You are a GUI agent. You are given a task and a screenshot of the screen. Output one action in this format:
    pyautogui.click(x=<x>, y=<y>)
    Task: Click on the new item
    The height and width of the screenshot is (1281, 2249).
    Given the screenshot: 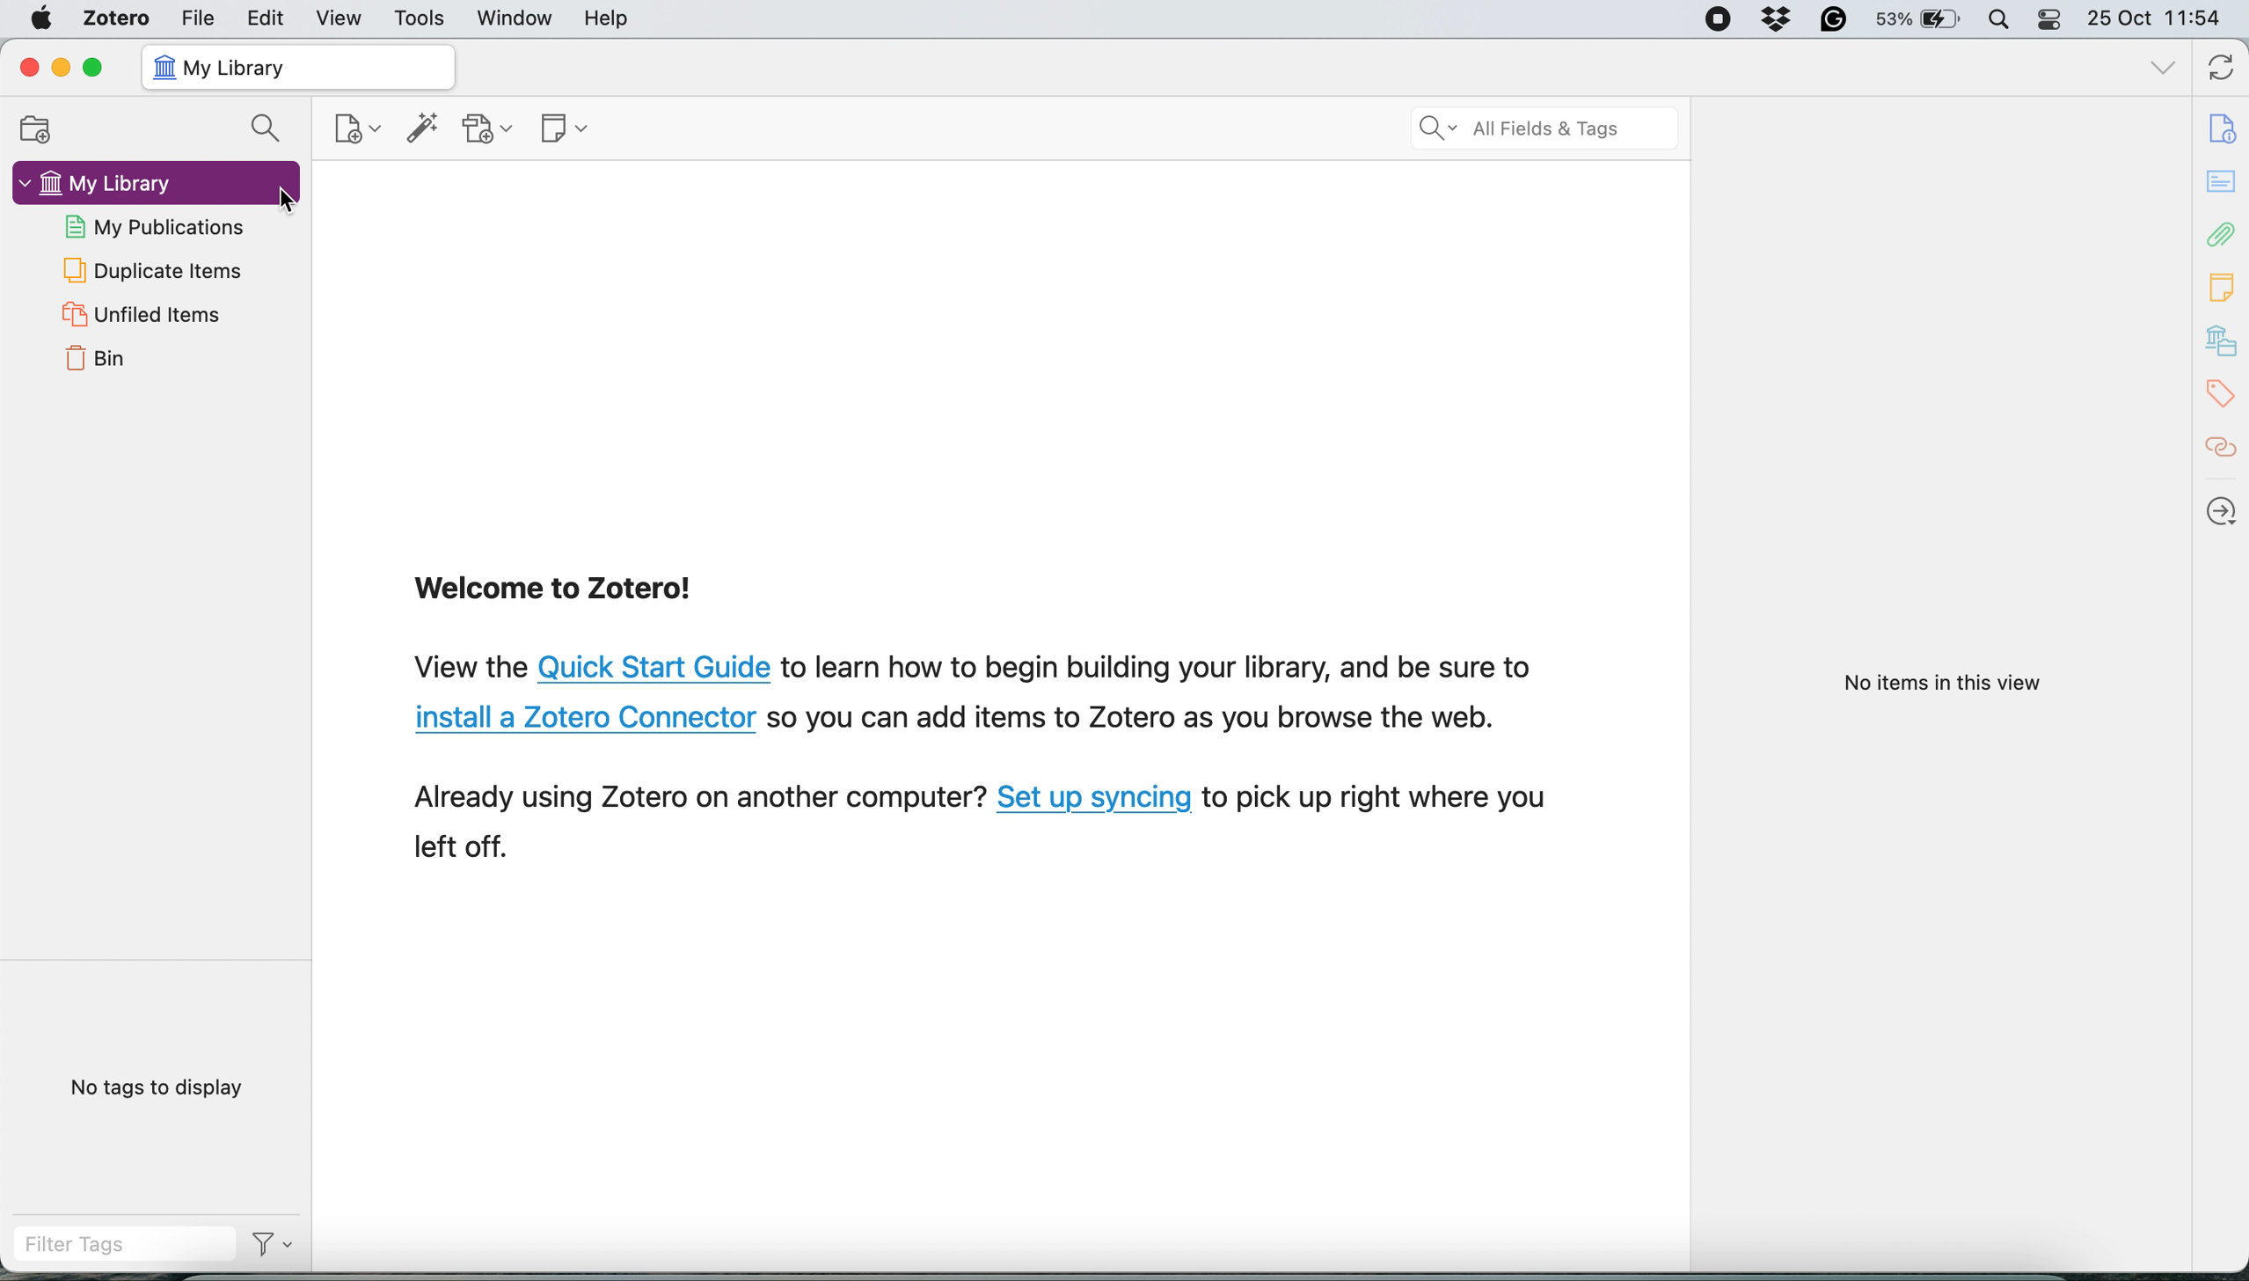 What is the action you would take?
    pyautogui.click(x=354, y=127)
    